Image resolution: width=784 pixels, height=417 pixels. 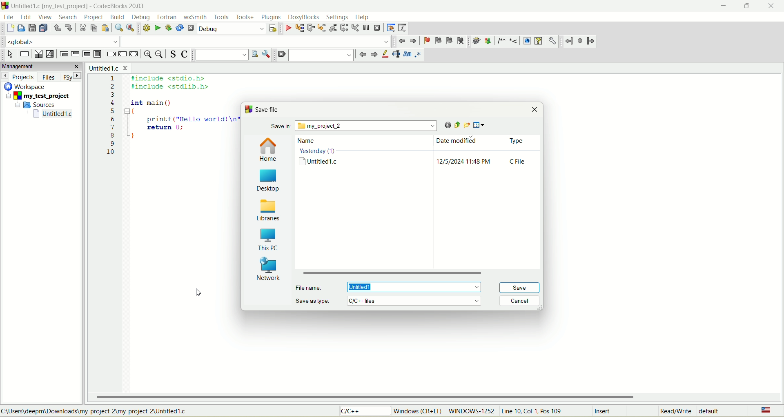 What do you see at coordinates (403, 41) in the screenshot?
I see `jump back` at bounding box center [403, 41].